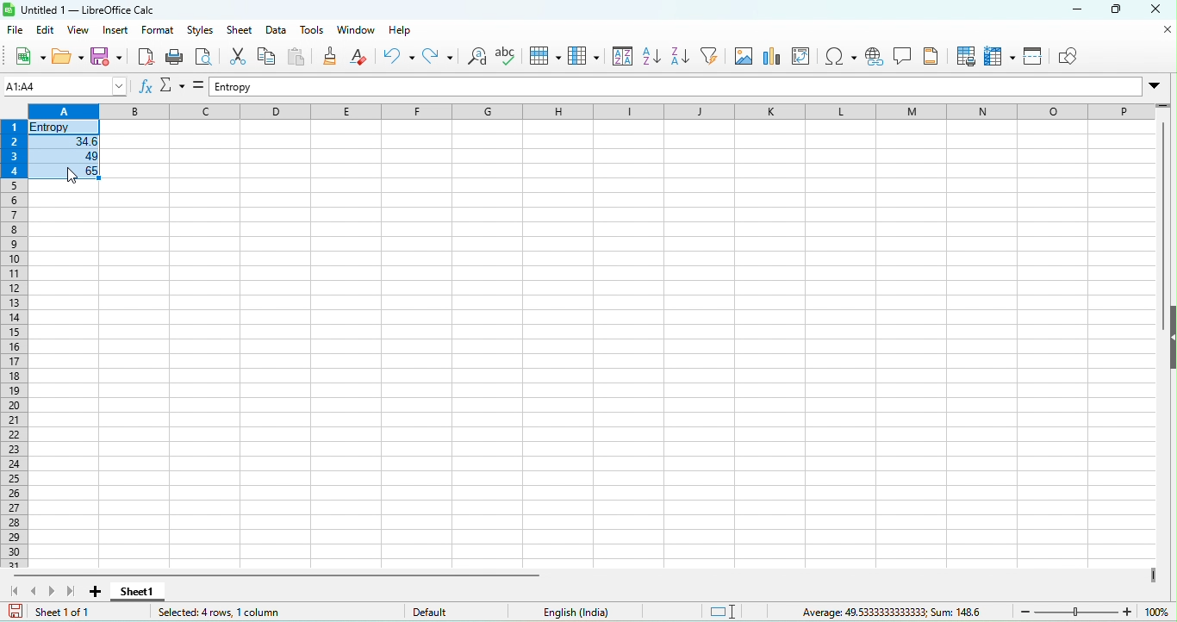  Describe the element at coordinates (357, 31) in the screenshot. I see `window` at that location.